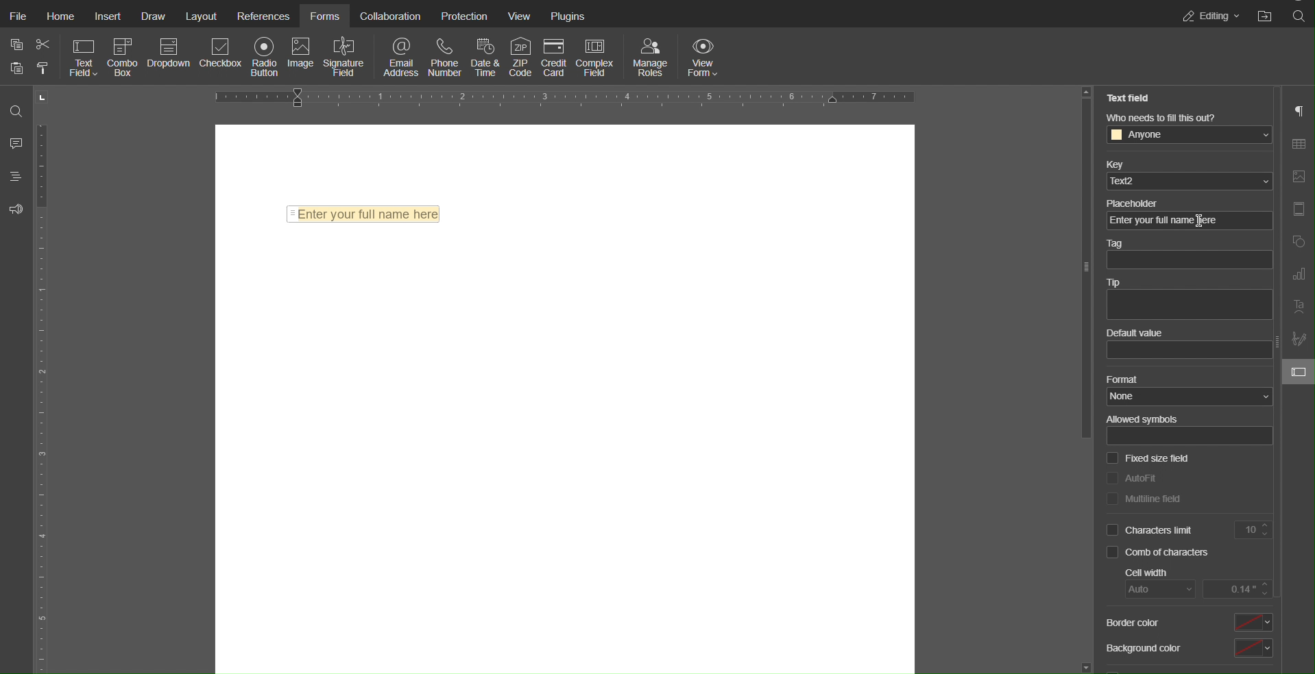 This screenshot has width=1315, height=674. Describe the element at coordinates (17, 210) in the screenshot. I see `Feedback & Support` at that location.